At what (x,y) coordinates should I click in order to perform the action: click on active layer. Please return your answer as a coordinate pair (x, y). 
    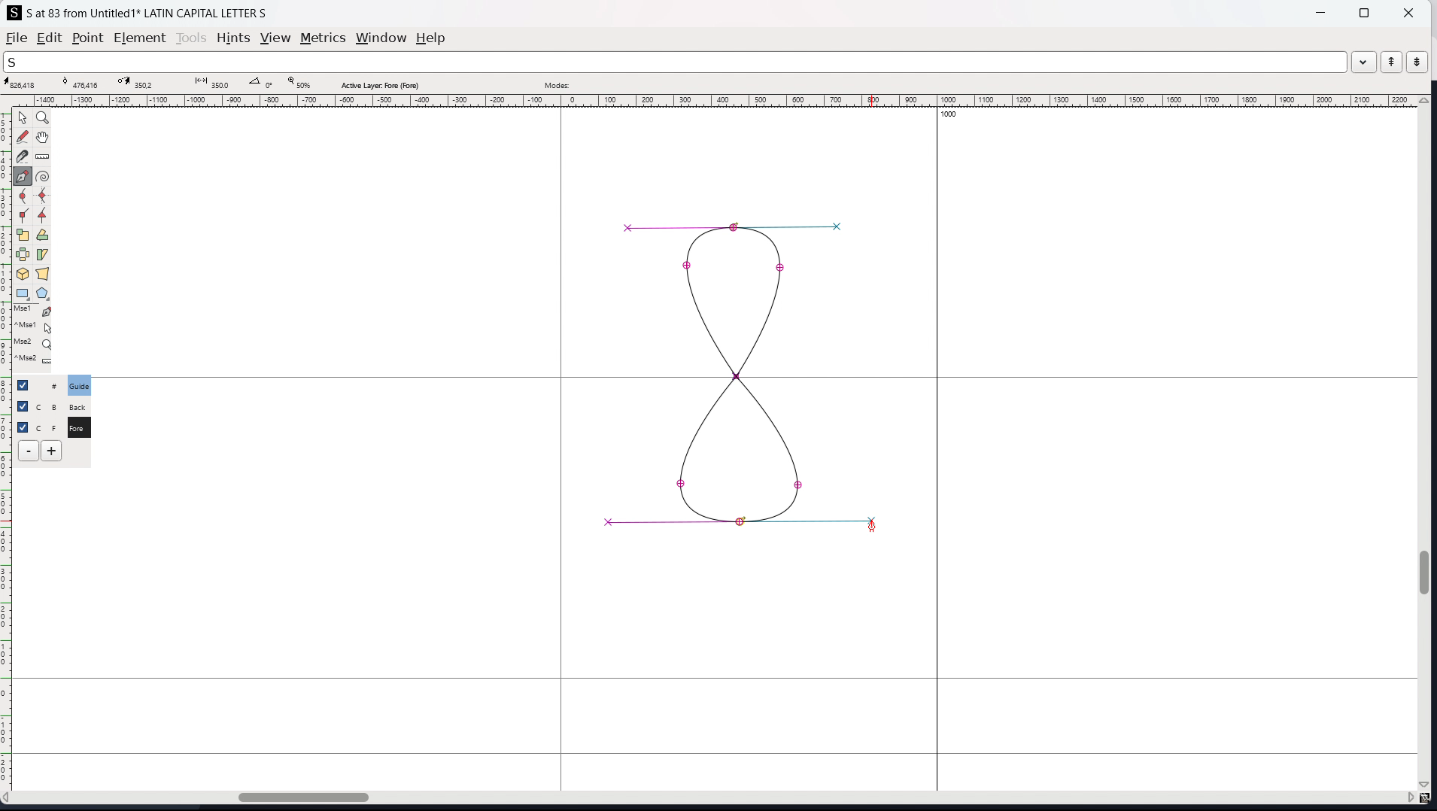
    Looking at the image, I should click on (379, 85).